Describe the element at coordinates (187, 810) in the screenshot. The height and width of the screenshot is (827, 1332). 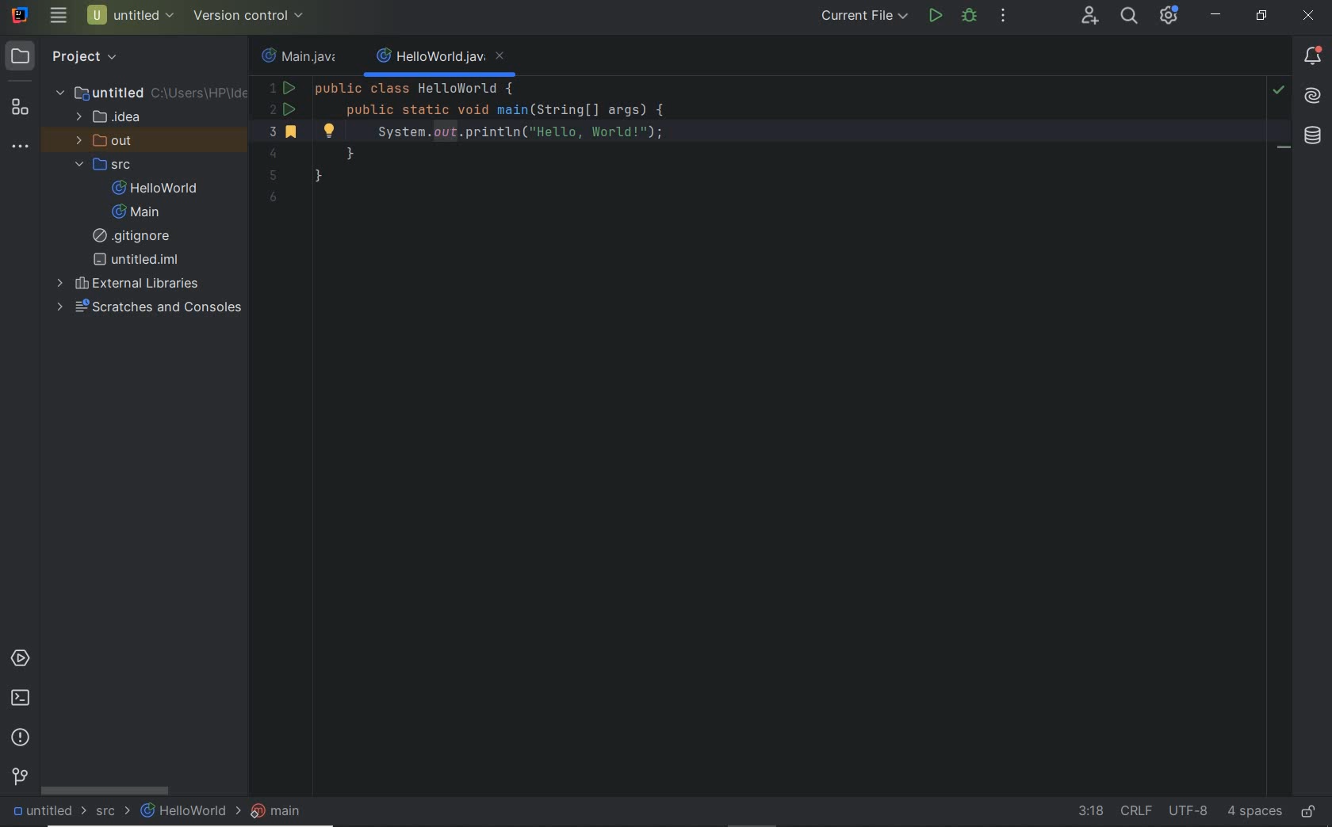
I see `HelloWorld` at that location.